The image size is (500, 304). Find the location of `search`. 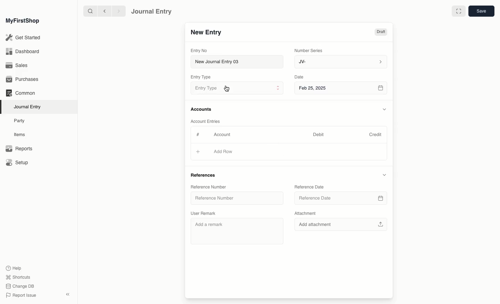

search is located at coordinates (89, 11).